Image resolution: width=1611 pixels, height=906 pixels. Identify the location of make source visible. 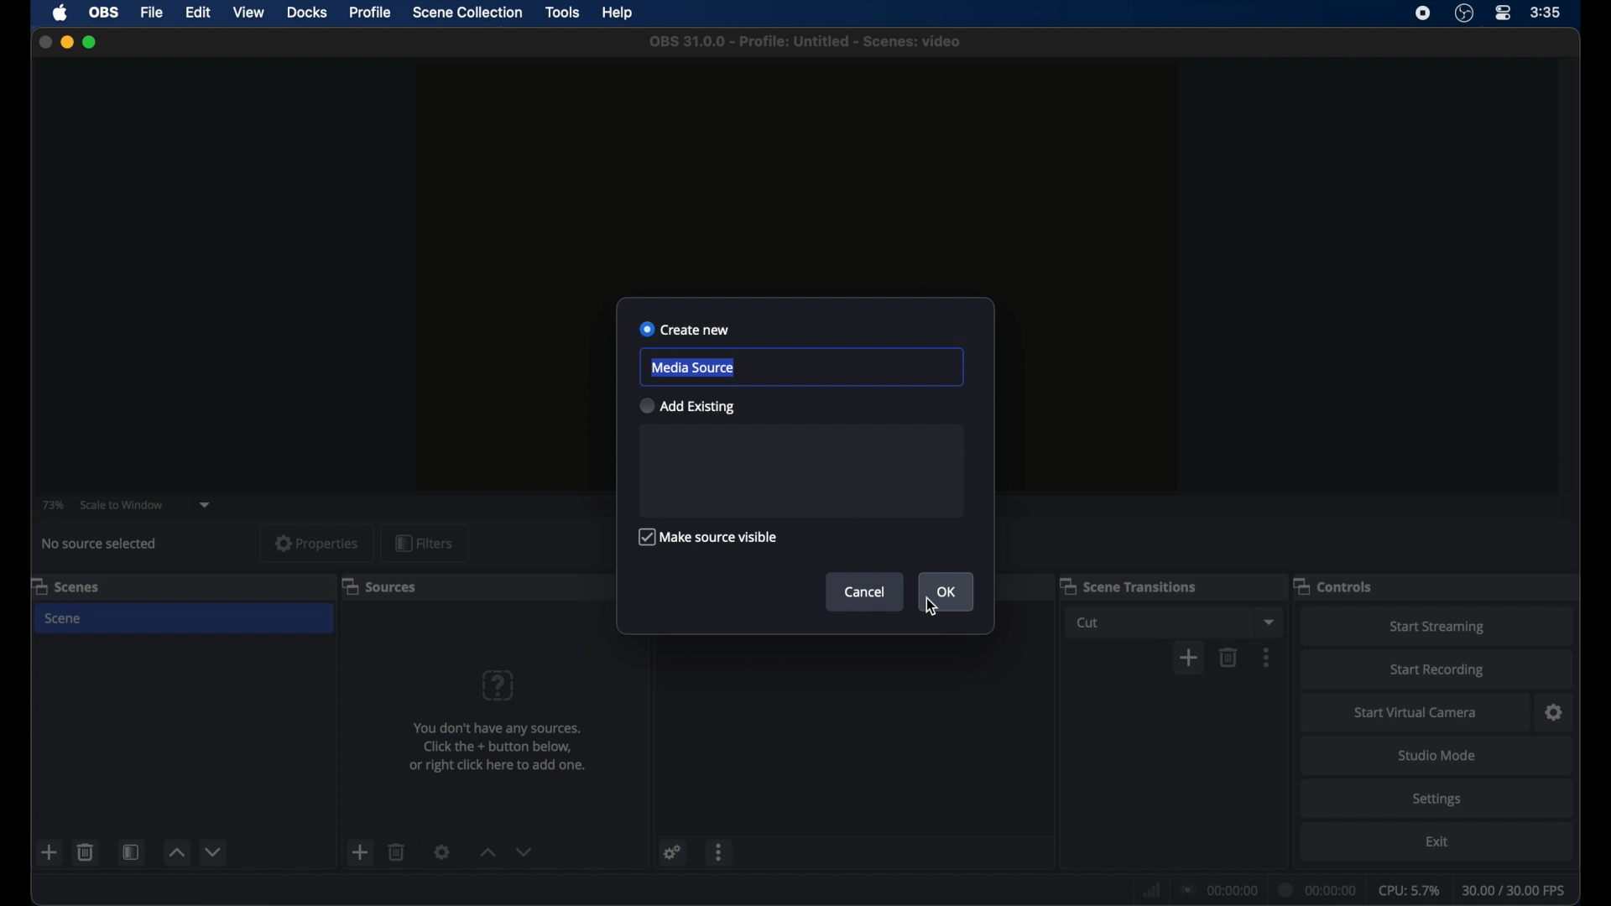
(710, 537).